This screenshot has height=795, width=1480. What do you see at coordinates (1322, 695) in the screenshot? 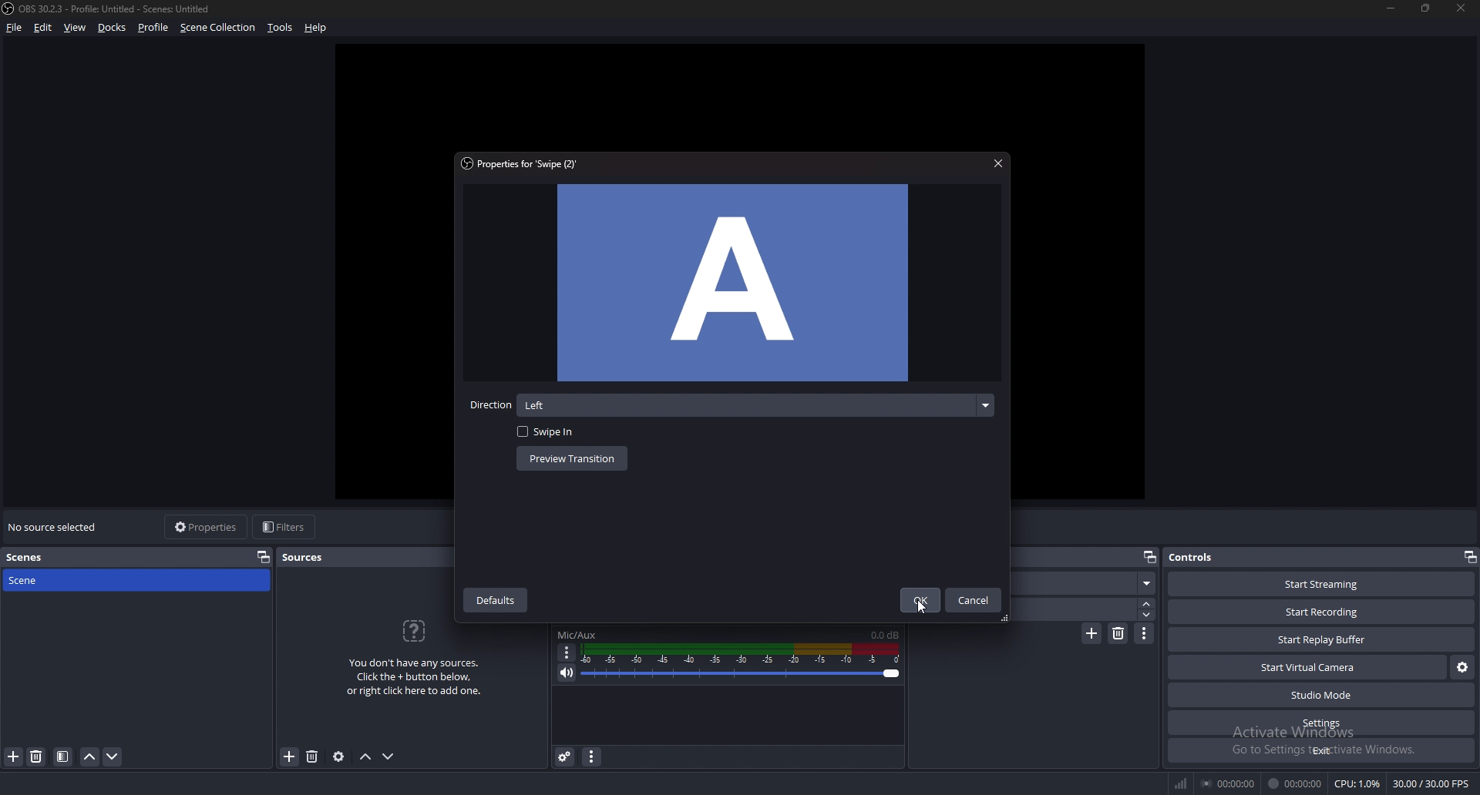
I see `studio mode` at bounding box center [1322, 695].